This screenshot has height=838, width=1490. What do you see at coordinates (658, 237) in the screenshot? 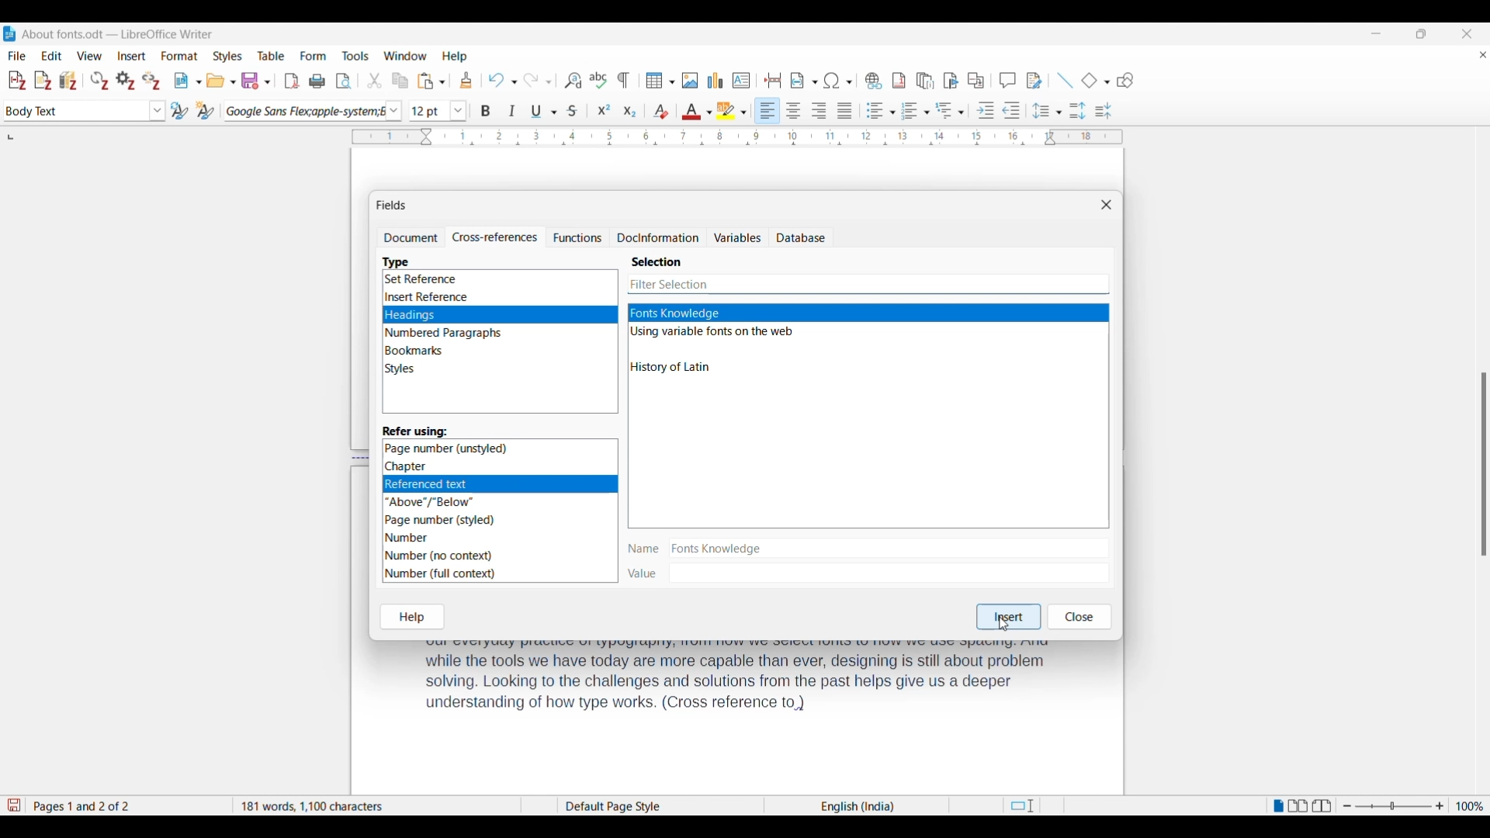
I see `Docinformation` at bounding box center [658, 237].